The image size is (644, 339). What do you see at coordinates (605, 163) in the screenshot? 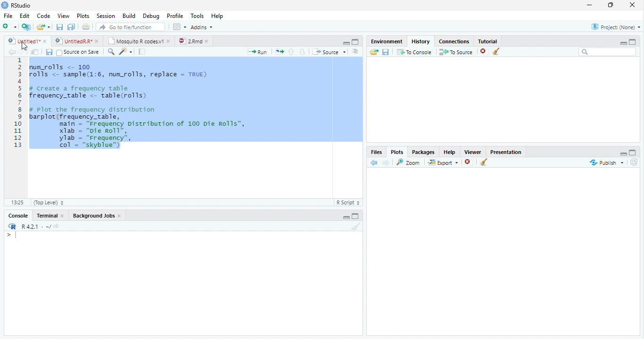
I see `Publish` at bounding box center [605, 163].